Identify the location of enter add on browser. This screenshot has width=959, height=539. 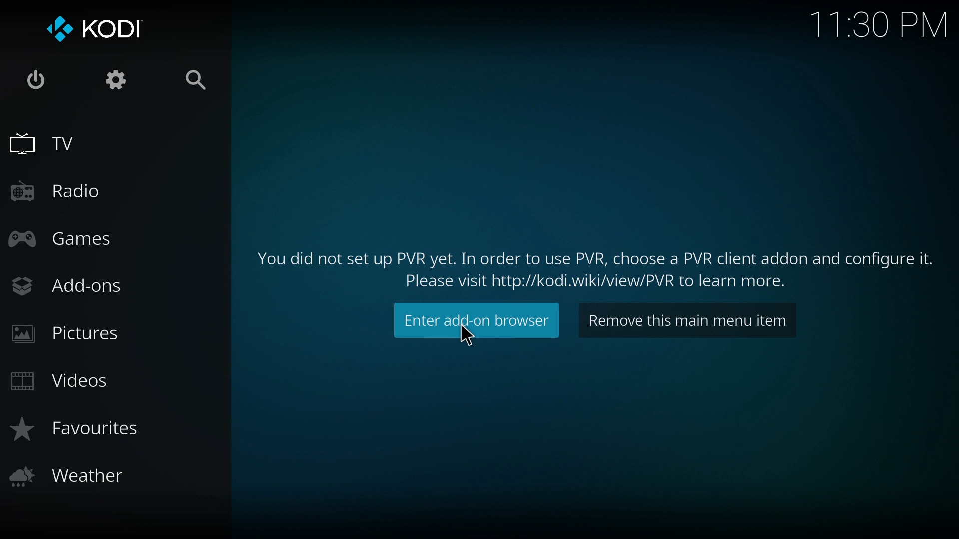
(474, 323).